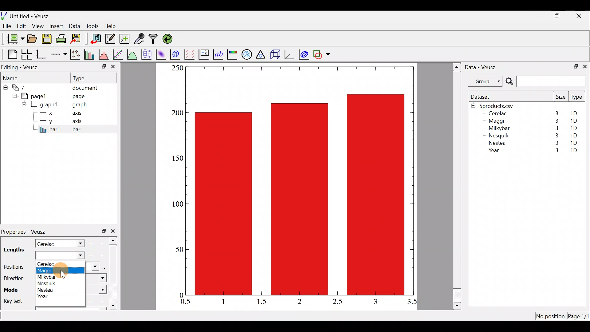  I want to click on Untitled - Veusz, so click(27, 15).